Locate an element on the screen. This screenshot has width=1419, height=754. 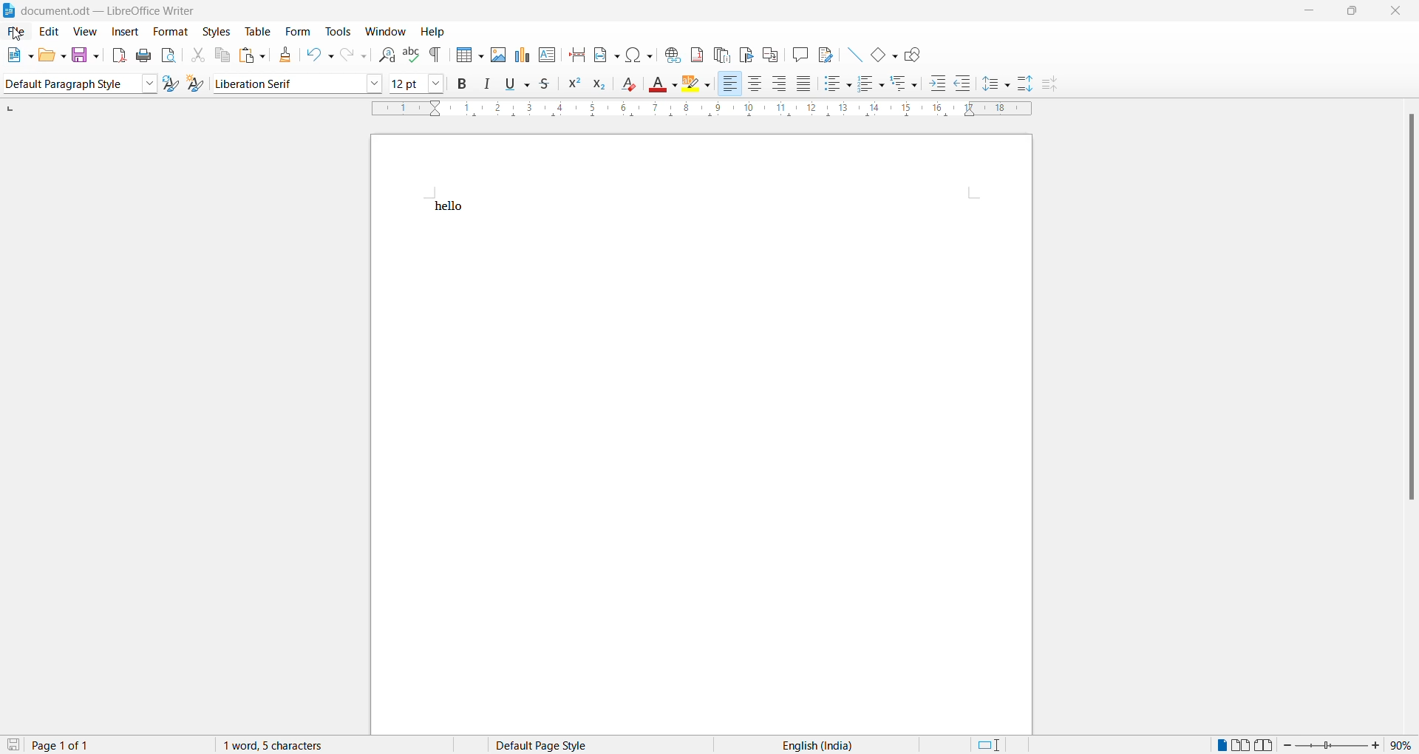
Justify is located at coordinates (803, 85).